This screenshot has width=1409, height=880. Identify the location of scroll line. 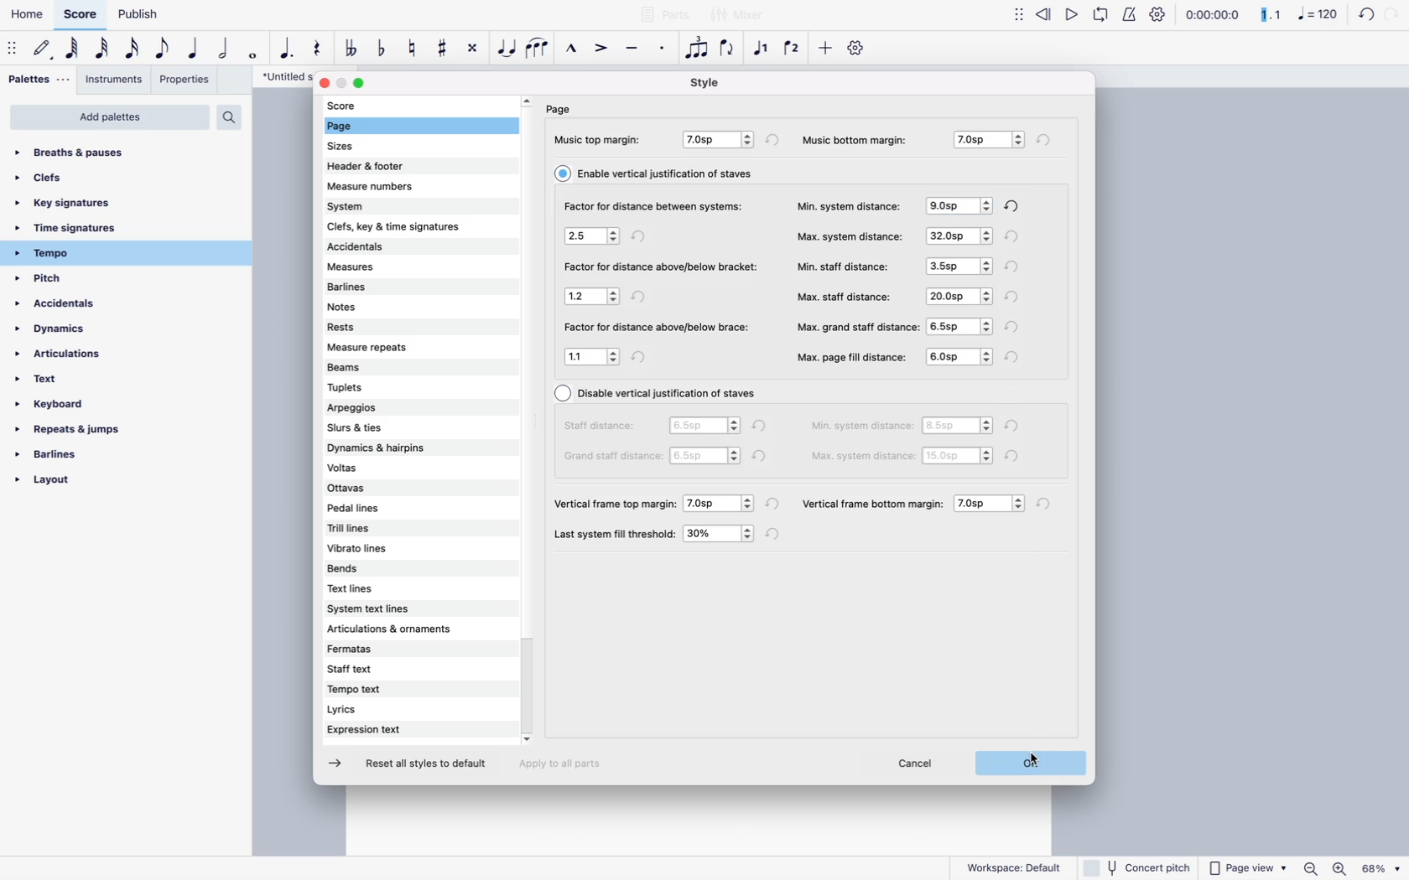
(527, 421).